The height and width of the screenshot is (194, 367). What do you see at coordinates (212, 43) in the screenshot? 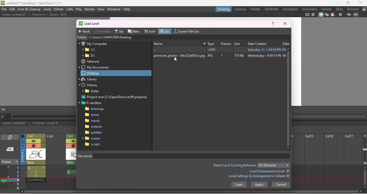
I see `Type` at bounding box center [212, 43].